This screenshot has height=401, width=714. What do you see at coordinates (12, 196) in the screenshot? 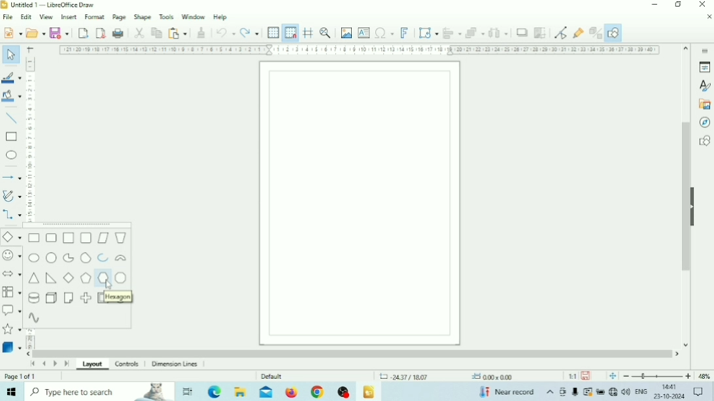
I see `Curves and Polygons` at bounding box center [12, 196].